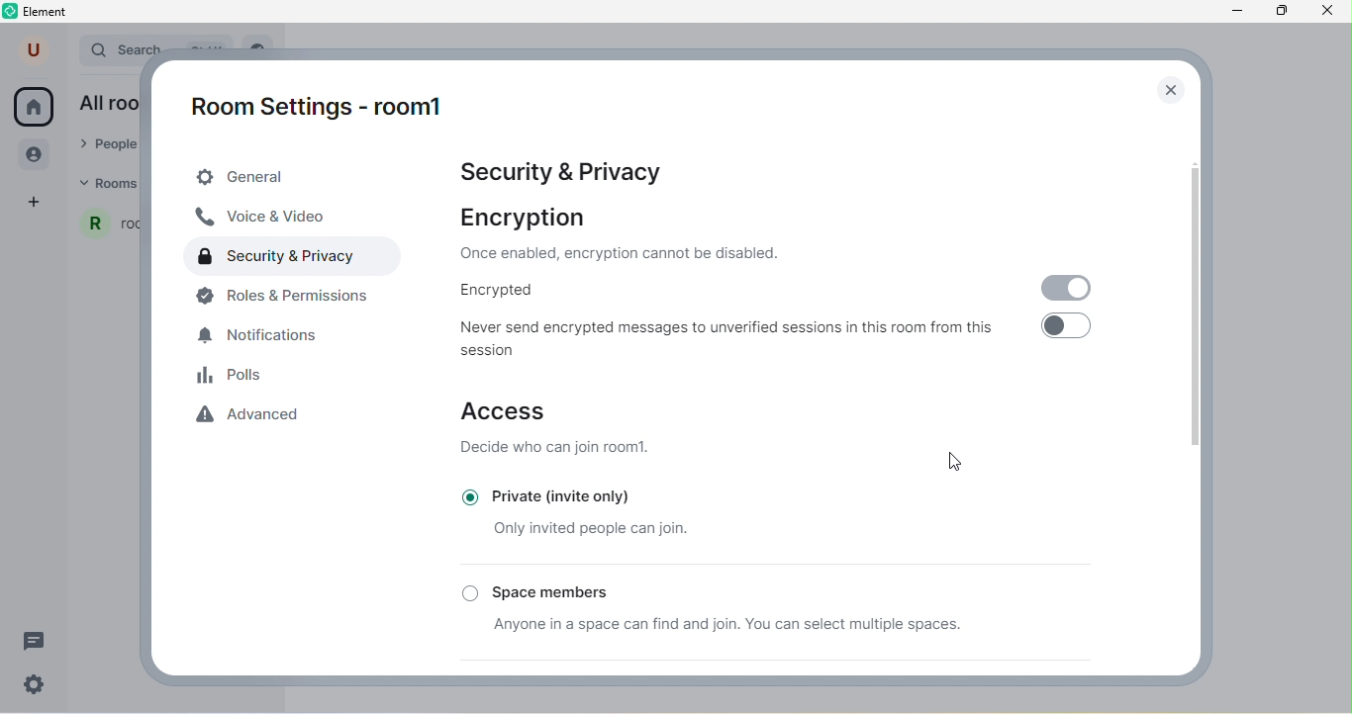 The height and width of the screenshot is (714, 1352). I want to click on encryption, so click(529, 219).